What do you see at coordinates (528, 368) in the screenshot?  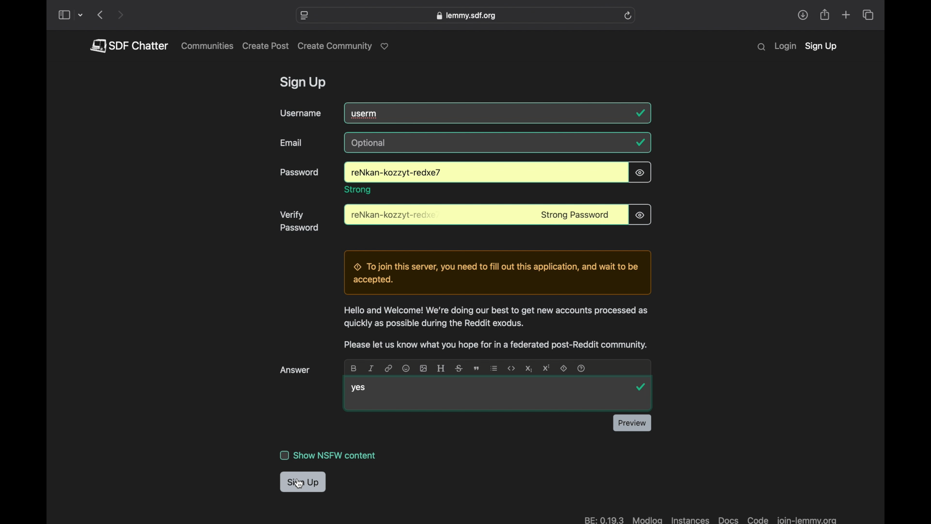 I see `subscript` at bounding box center [528, 368].